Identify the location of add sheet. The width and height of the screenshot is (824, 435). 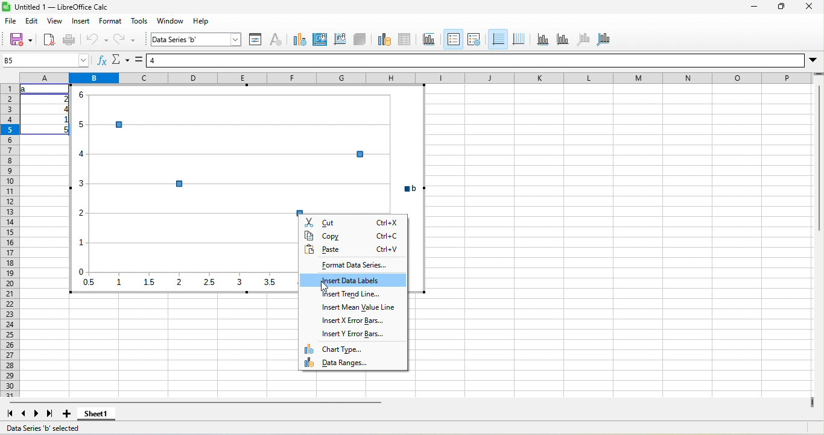
(67, 413).